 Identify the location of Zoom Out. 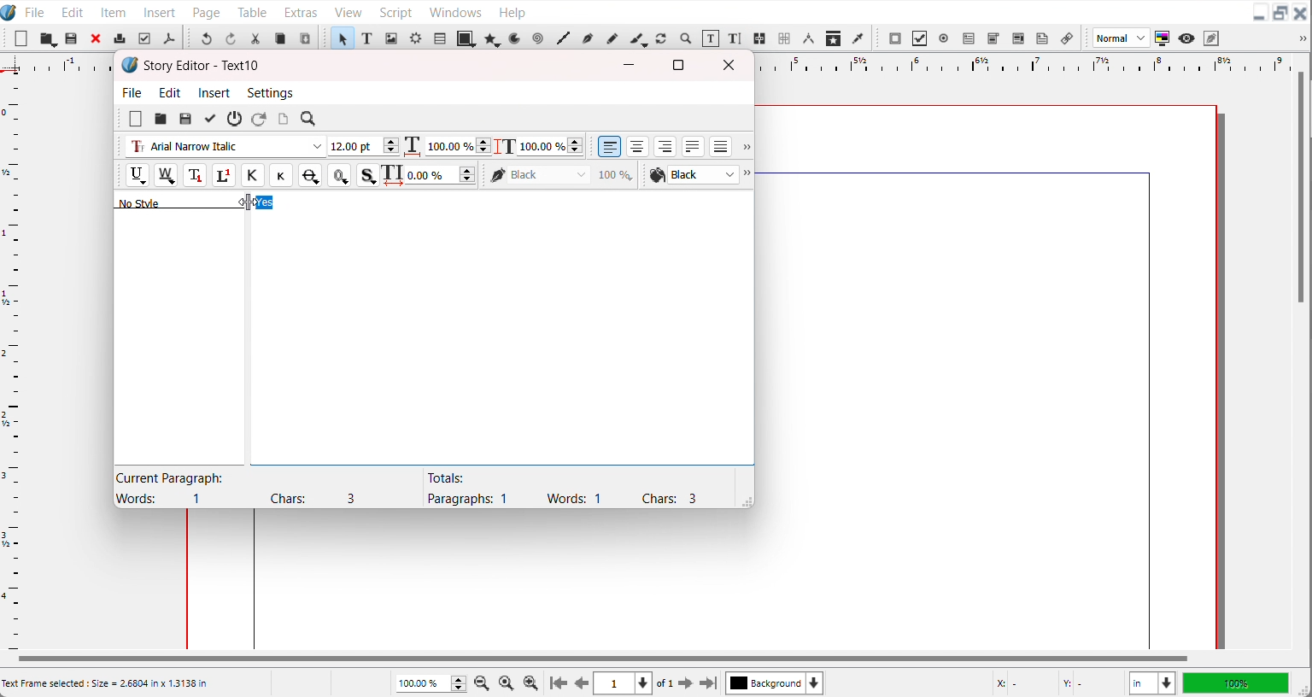
(483, 682).